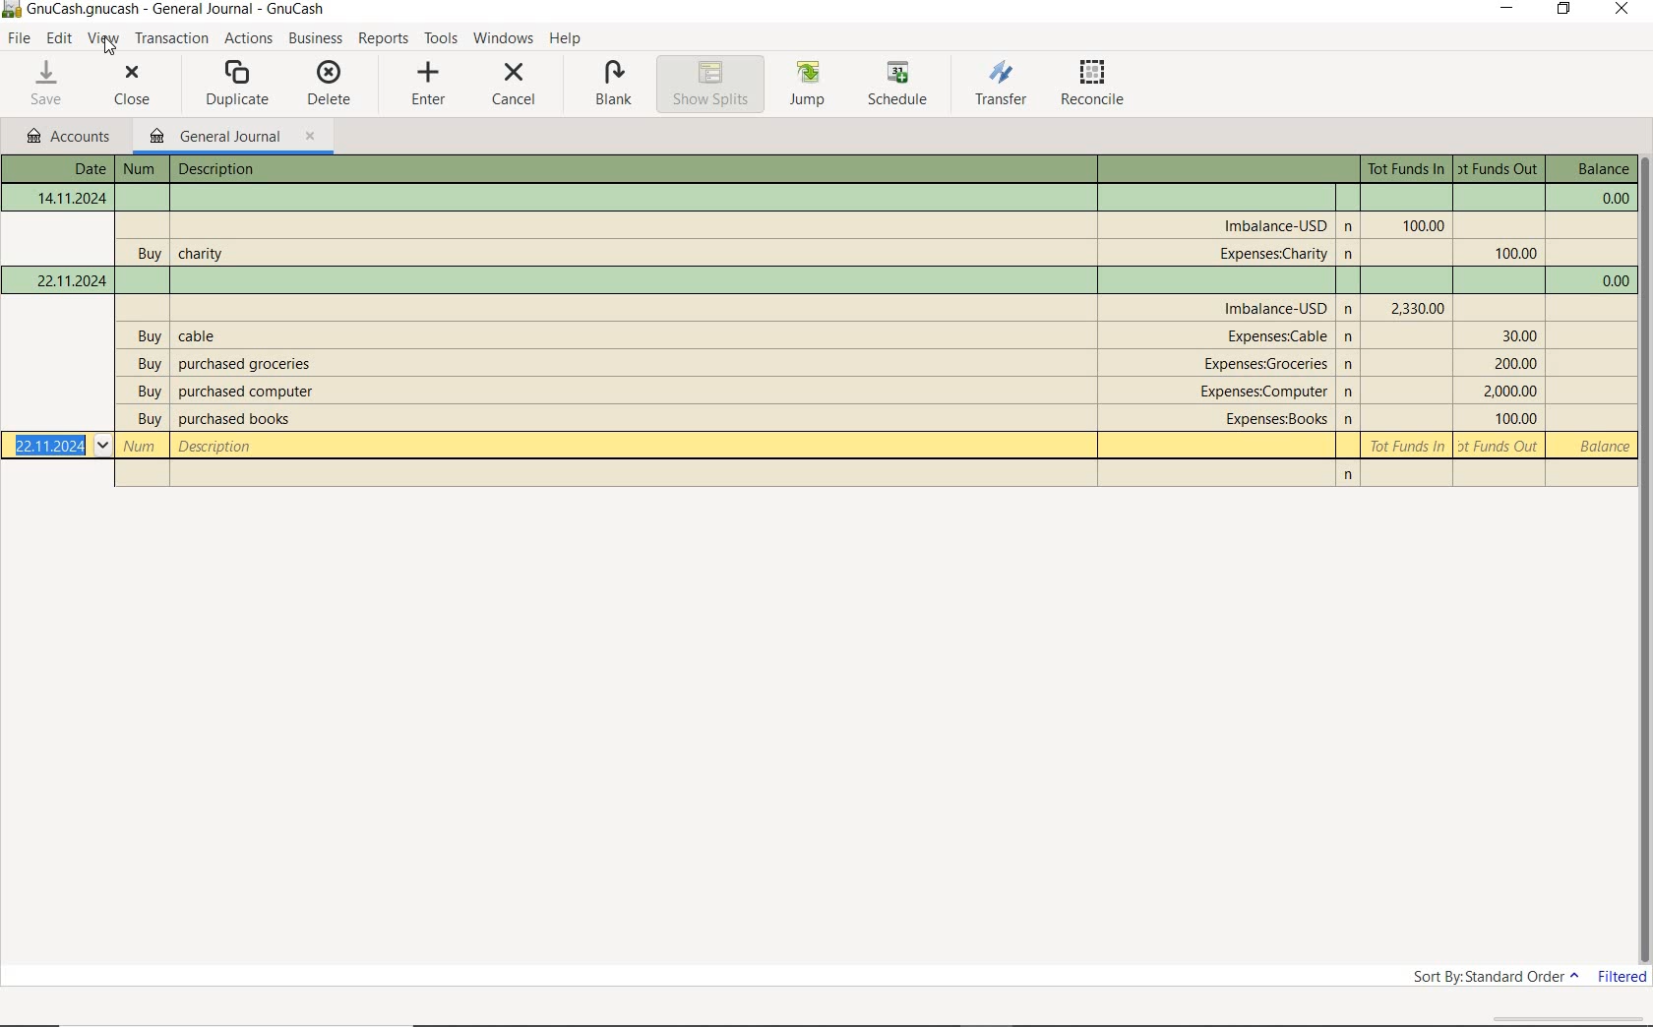  What do you see at coordinates (1268, 364) in the screenshot?
I see `account` at bounding box center [1268, 364].